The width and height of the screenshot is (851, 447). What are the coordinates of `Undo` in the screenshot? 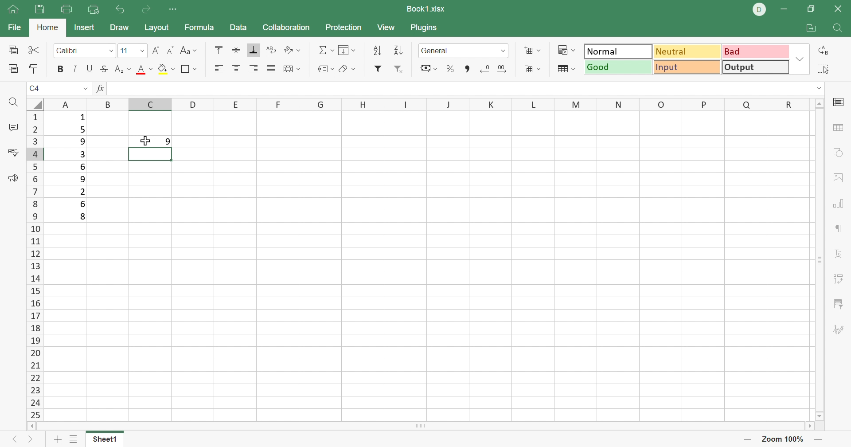 It's located at (120, 10).